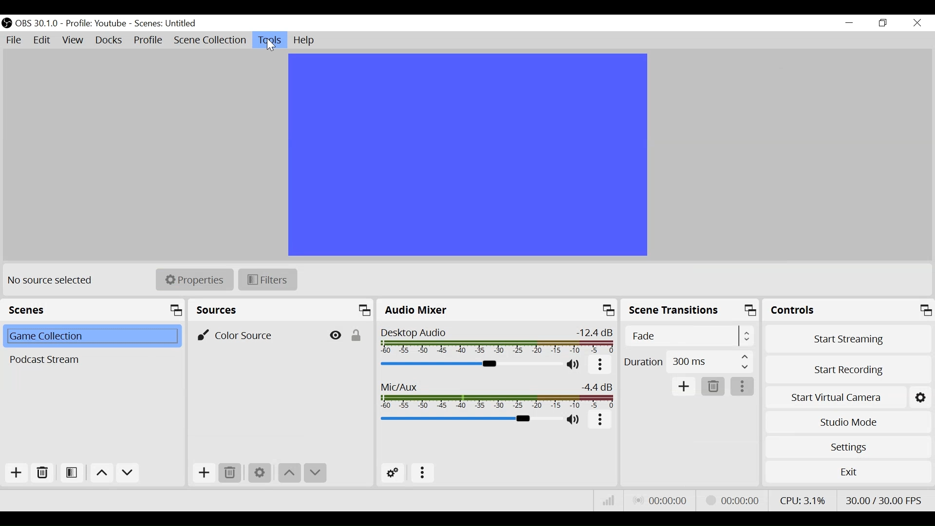 Image resolution: width=935 pixels, height=526 pixels. Describe the element at coordinates (41, 473) in the screenshot. I see `Remove` at that location.